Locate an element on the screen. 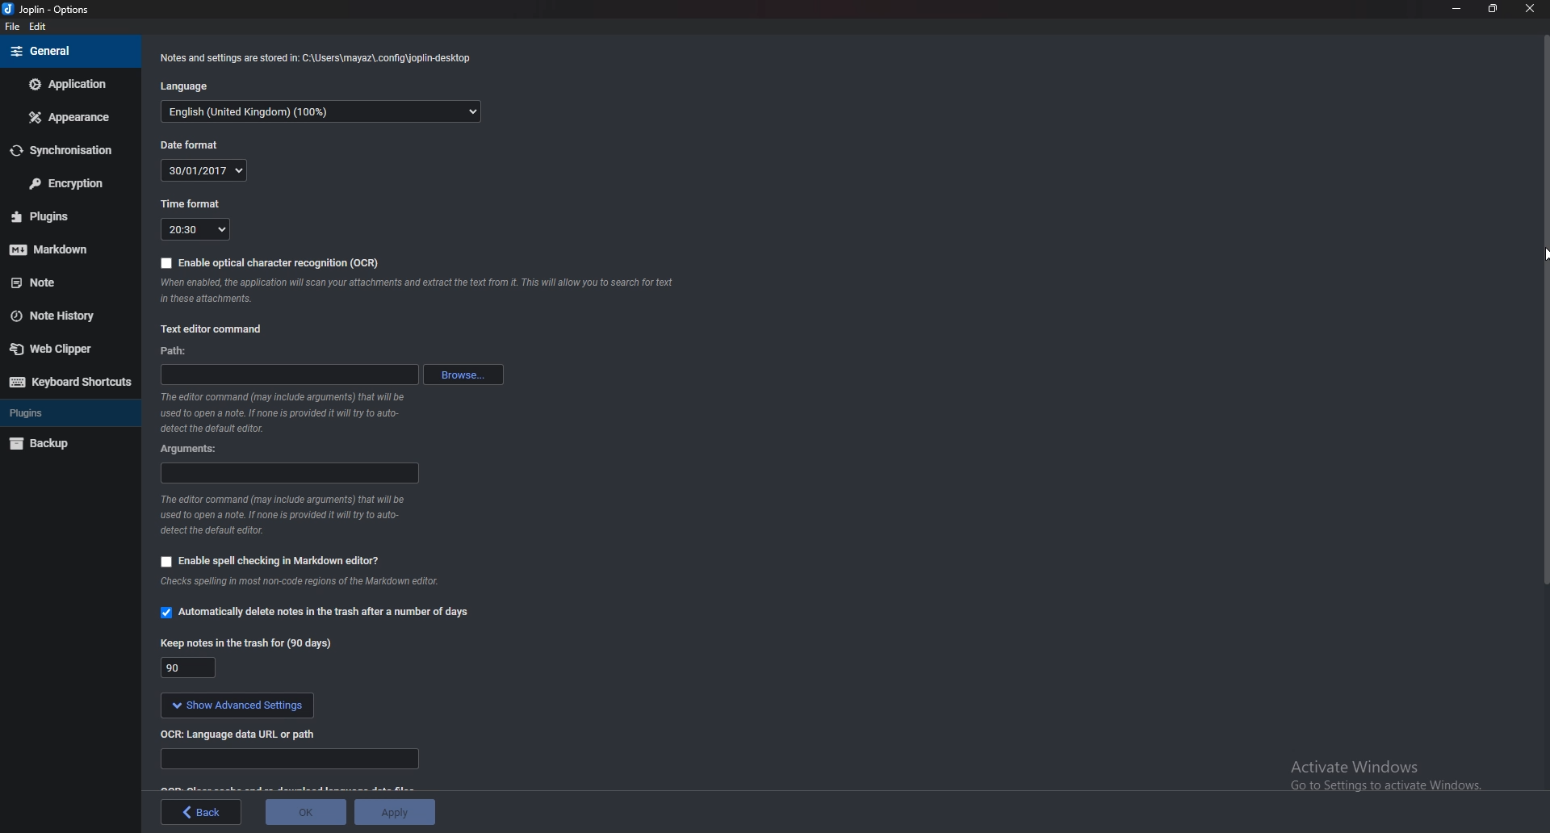 Image resolution: width=1550 pixels, height=833 pixels. Automatically delete notes is located at coordinates (318, 614).